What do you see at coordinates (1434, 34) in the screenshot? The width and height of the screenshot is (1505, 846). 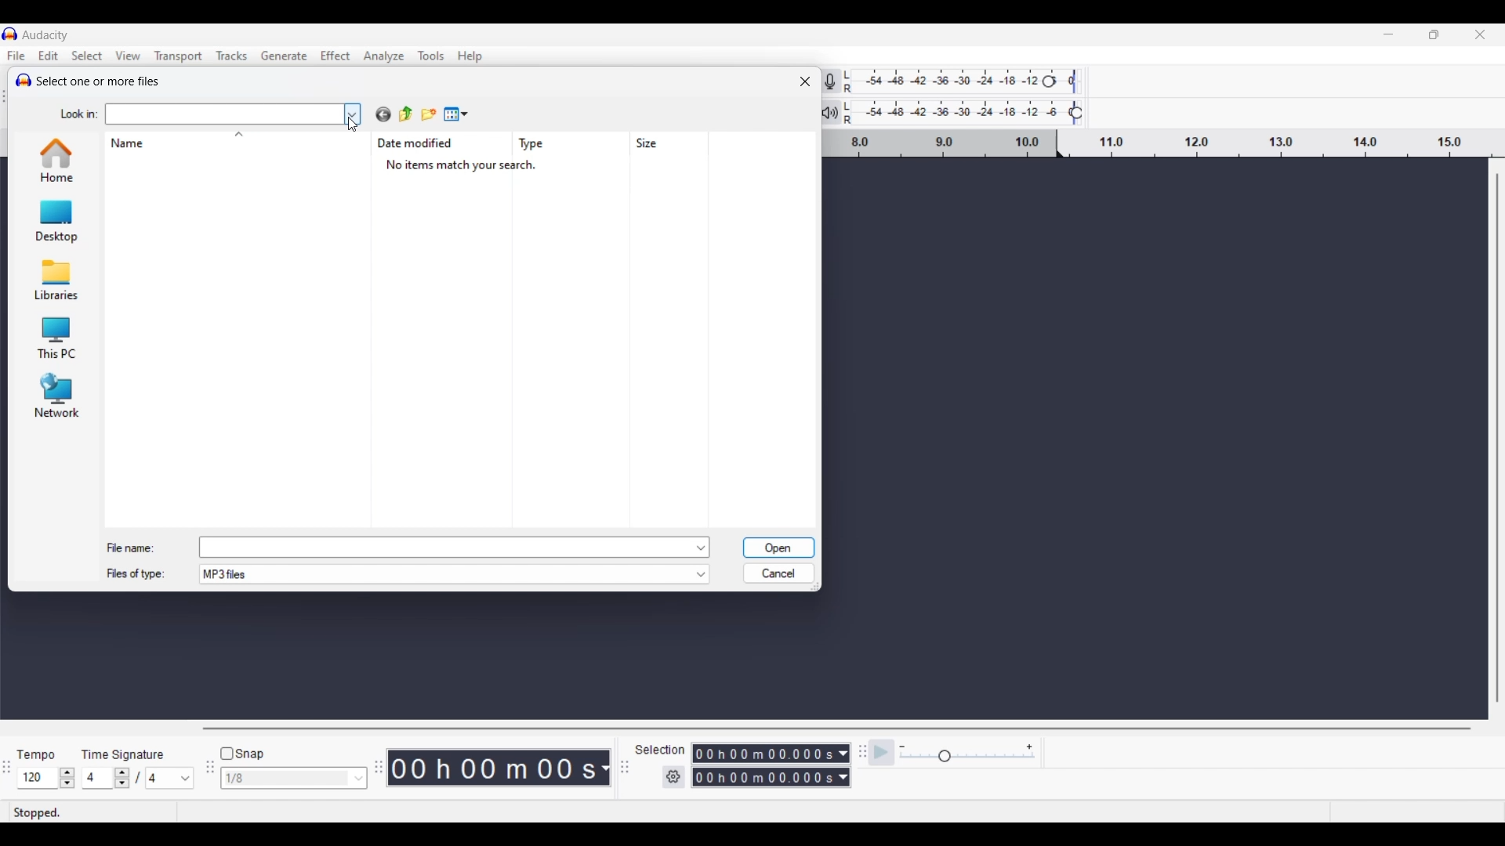 I see `Show interface in a smaller tab` at bounding box center [1434, 34].